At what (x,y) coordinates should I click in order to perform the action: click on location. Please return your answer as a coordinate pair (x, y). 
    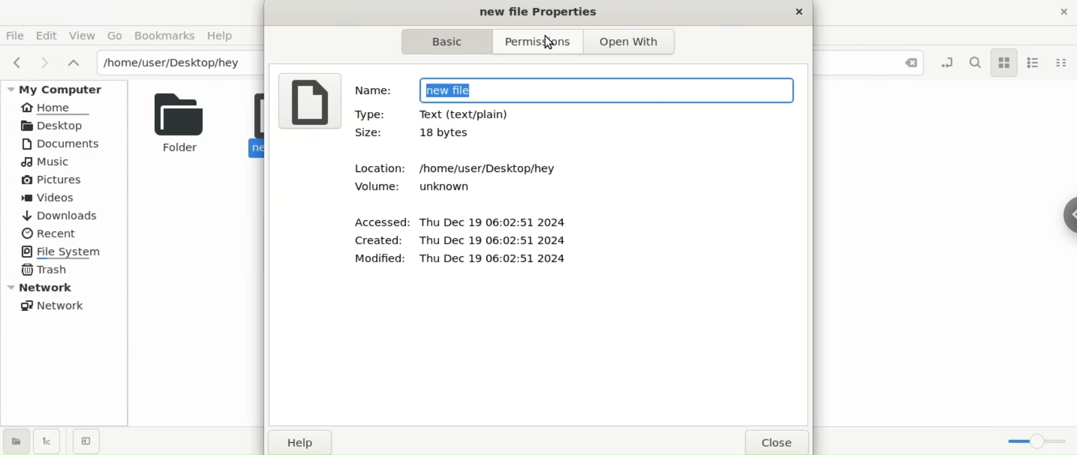
    Looking at the image, I should click on (178, 62).